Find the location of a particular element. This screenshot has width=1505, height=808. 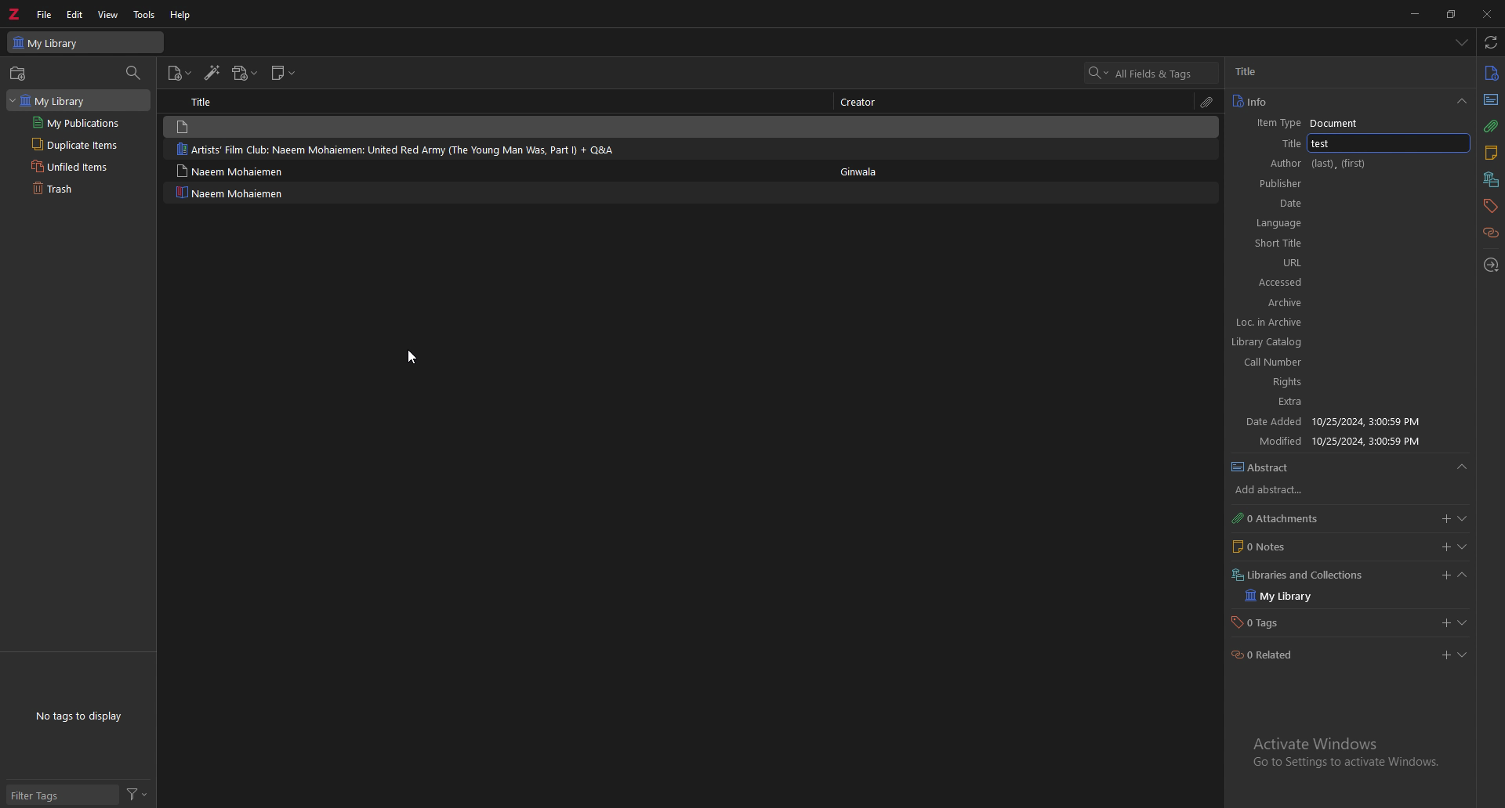

Filter tag is located at coordinates (42, 794).